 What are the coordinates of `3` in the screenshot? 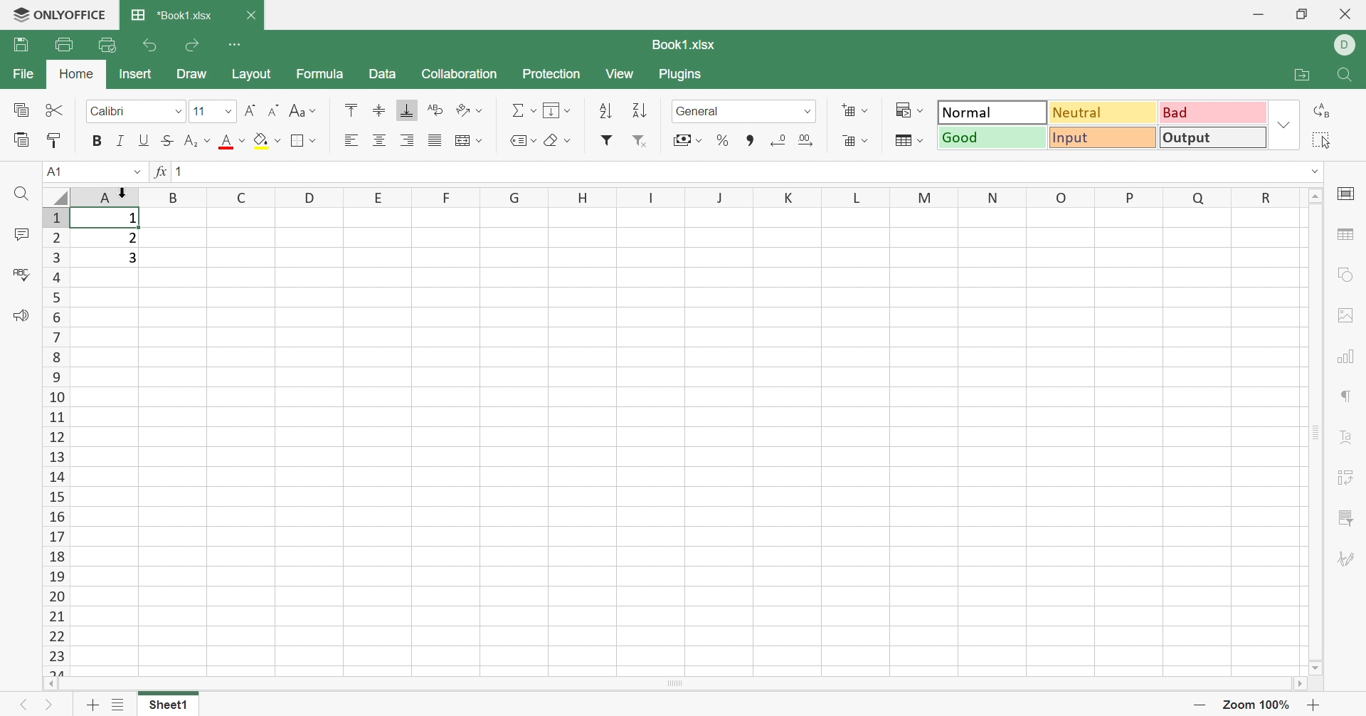 It's located at (132, 257).